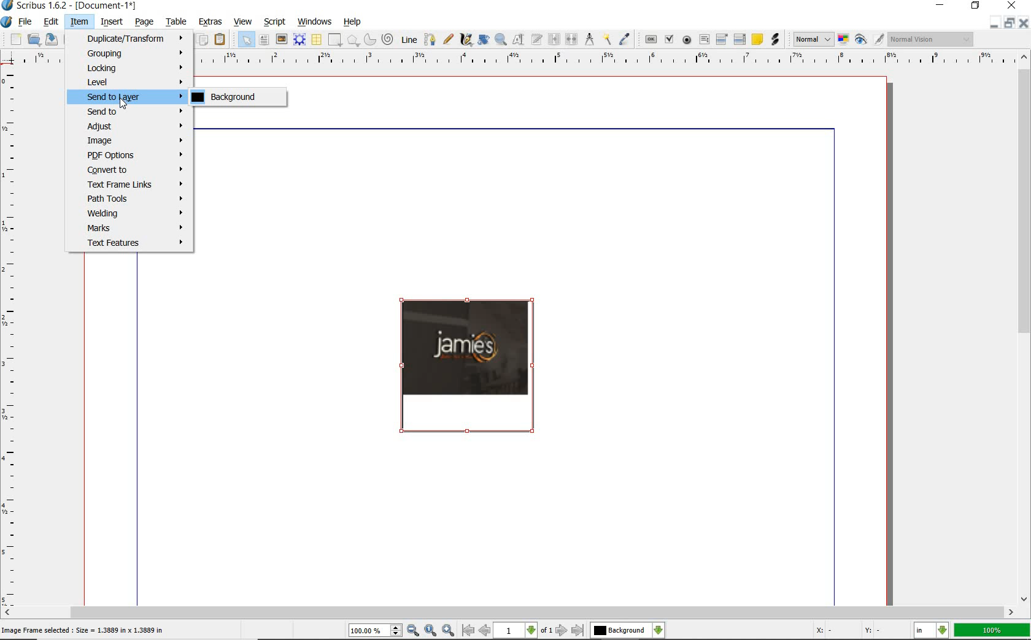 The image size is (1031, 640). Describe the element at coordinates (1025, 23) in the screenshot. I see `Close` at that location.